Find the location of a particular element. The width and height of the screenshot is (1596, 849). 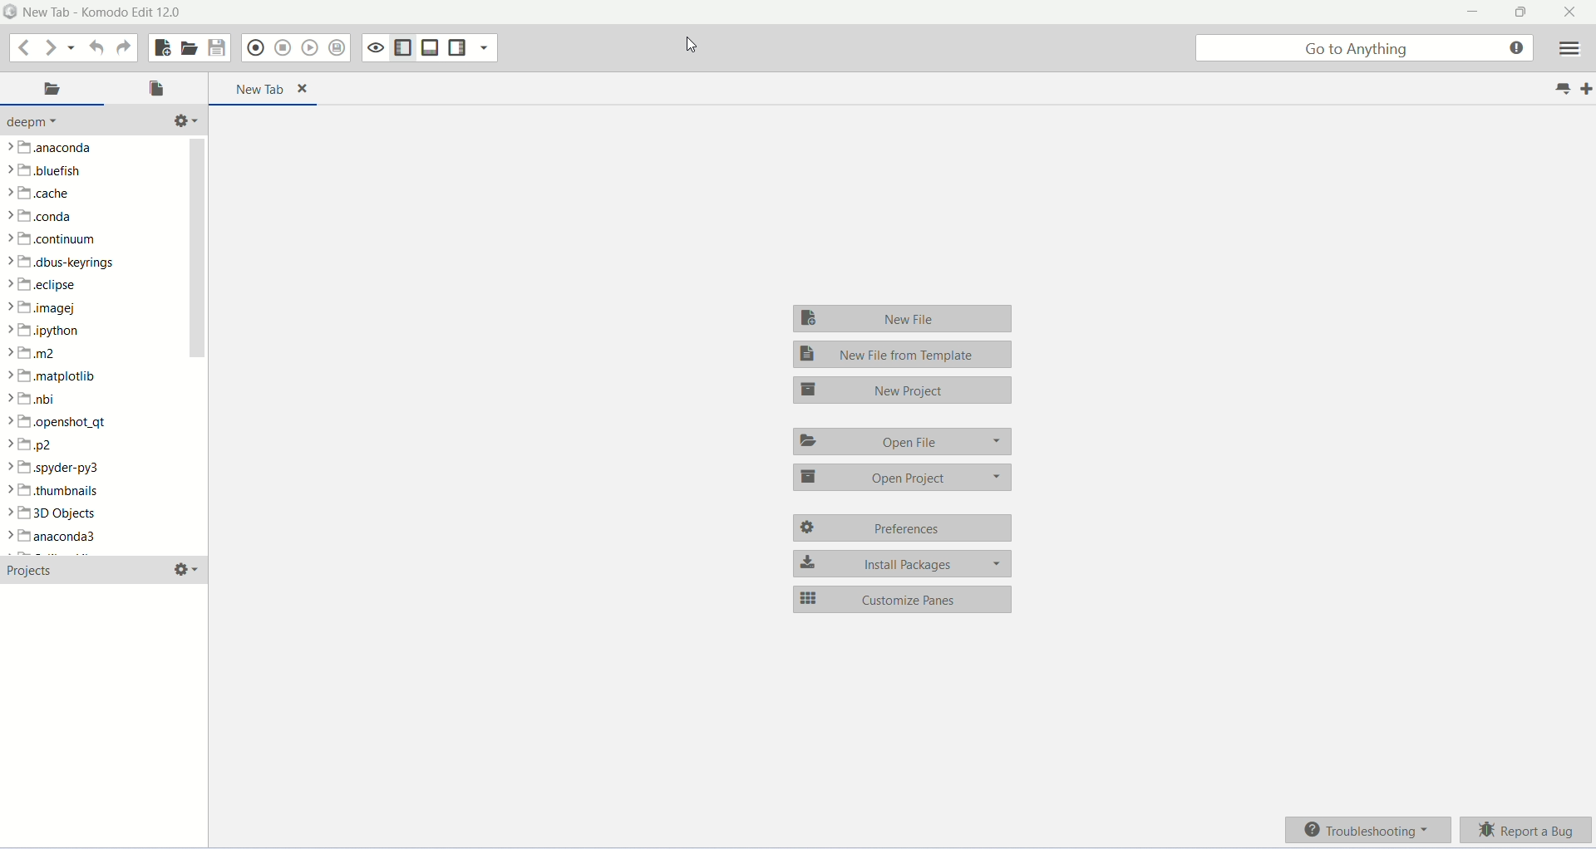

stop recording macro is located at coordinates (284, 47).